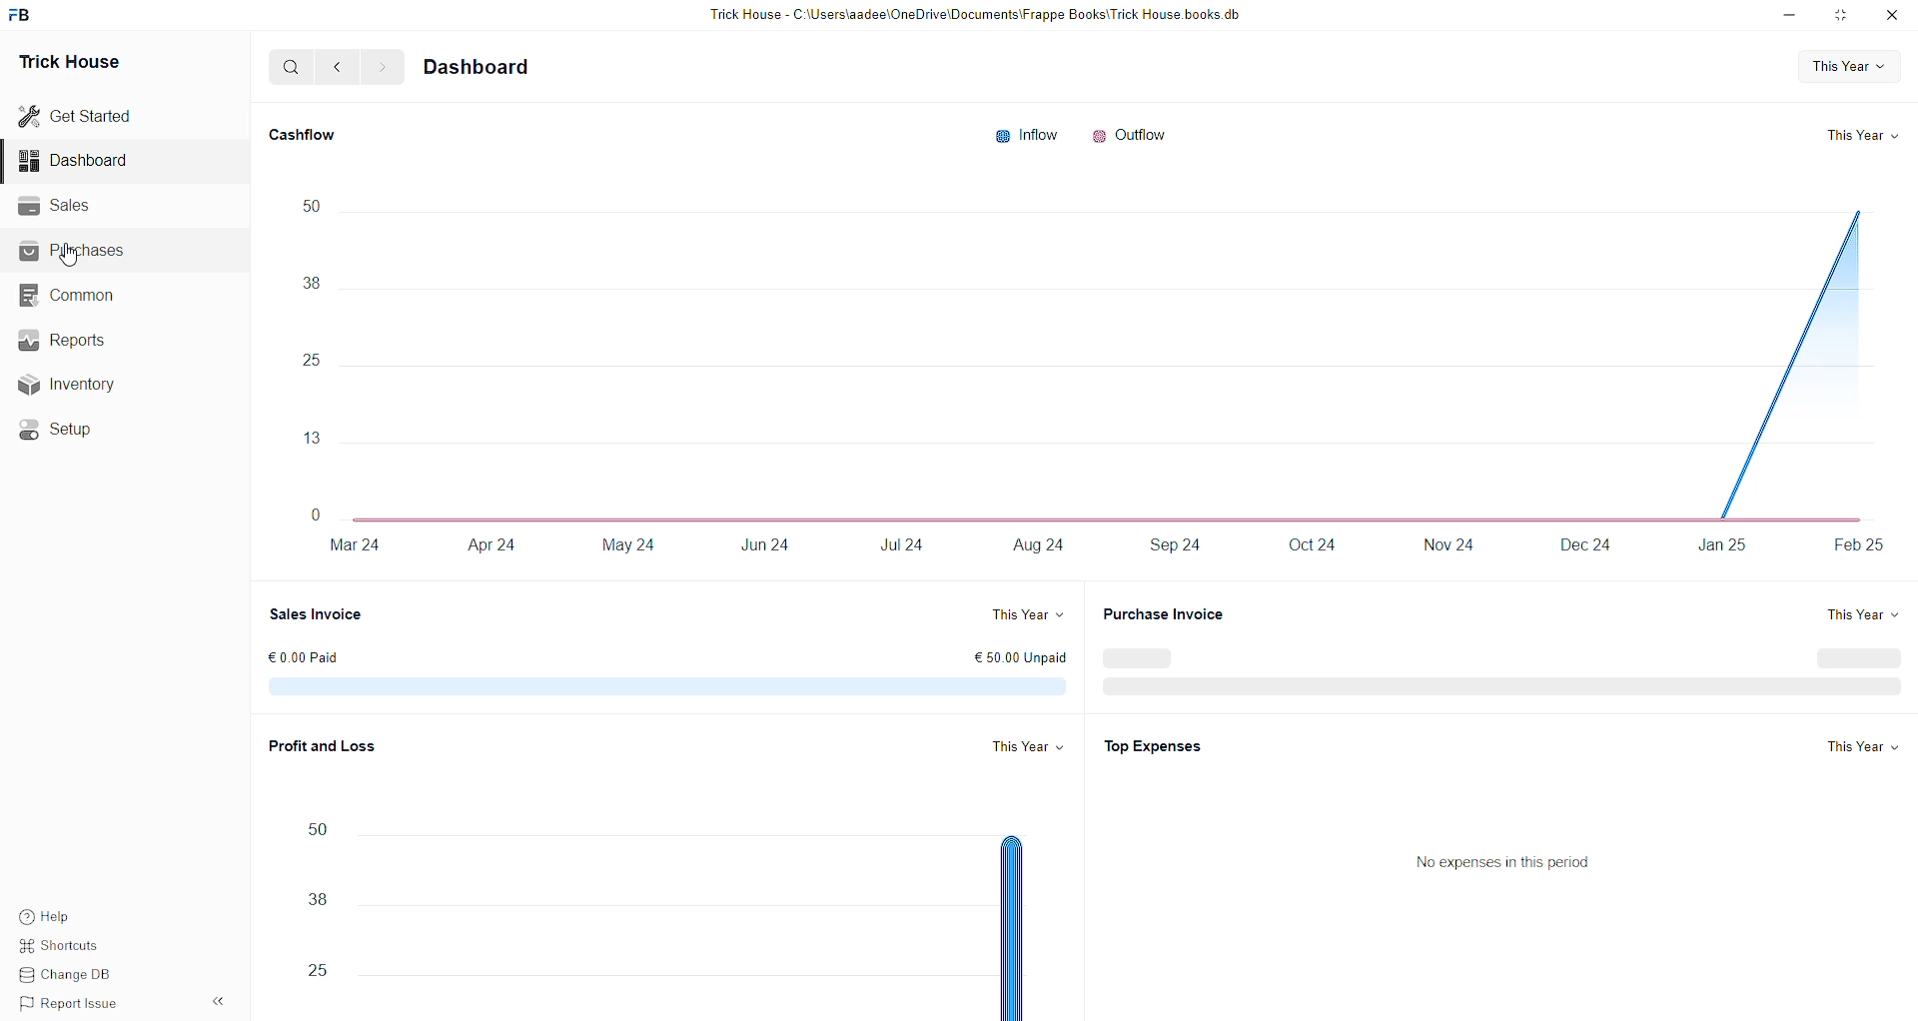 The width and height of the screenshot is (1918, 1021). What do you see at coordinates (1857, 611) in the screenshot?
I see `This Year ` at bounding box center [1857, 611].